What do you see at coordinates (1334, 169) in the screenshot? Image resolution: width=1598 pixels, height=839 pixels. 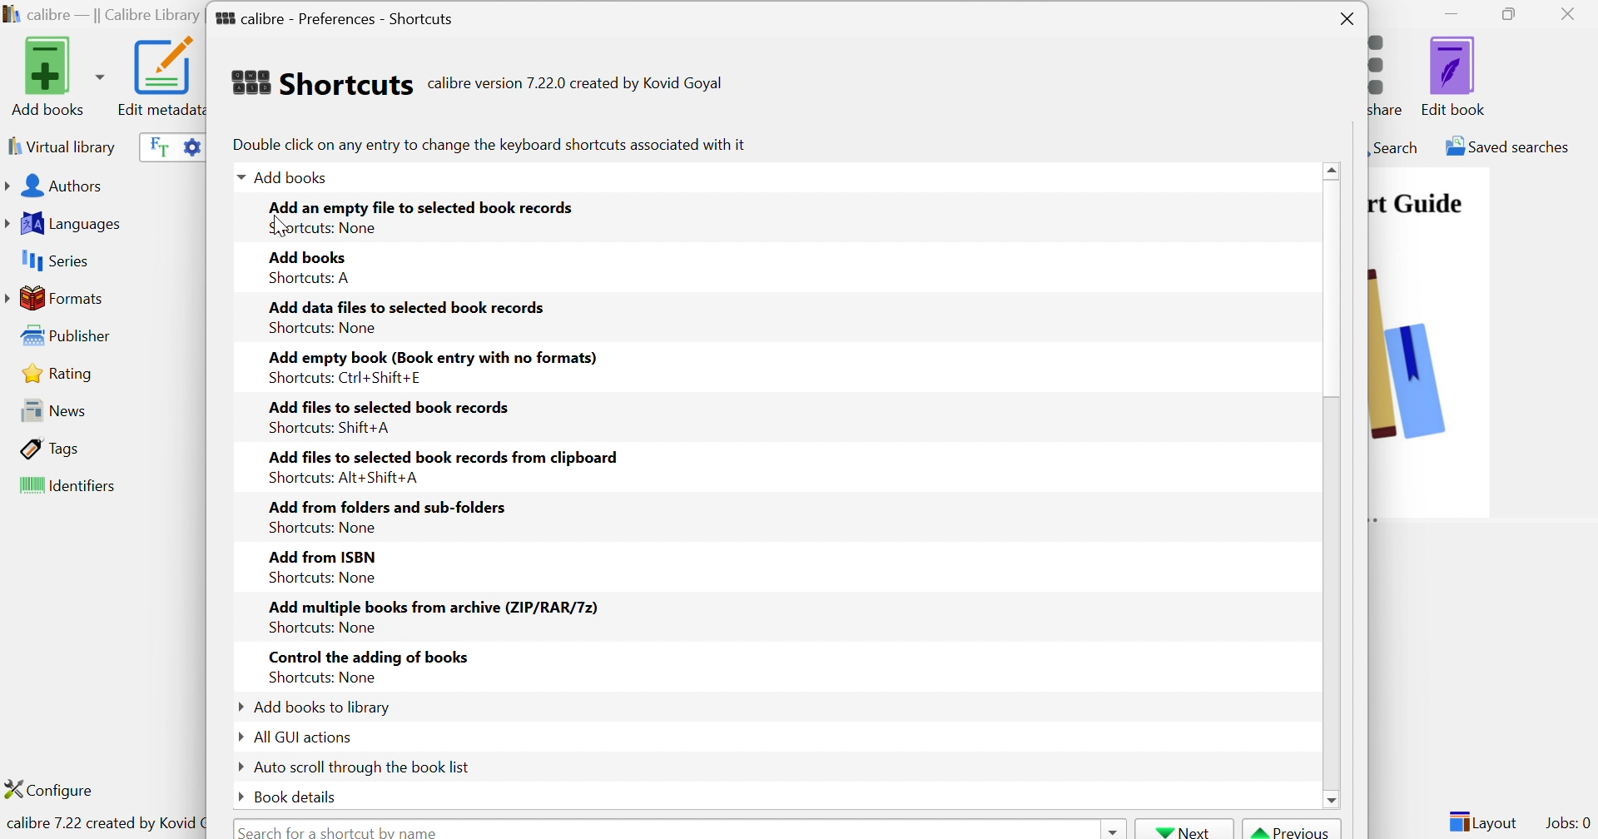 I see `Scroll Up` at bounding box center [1334, 169].